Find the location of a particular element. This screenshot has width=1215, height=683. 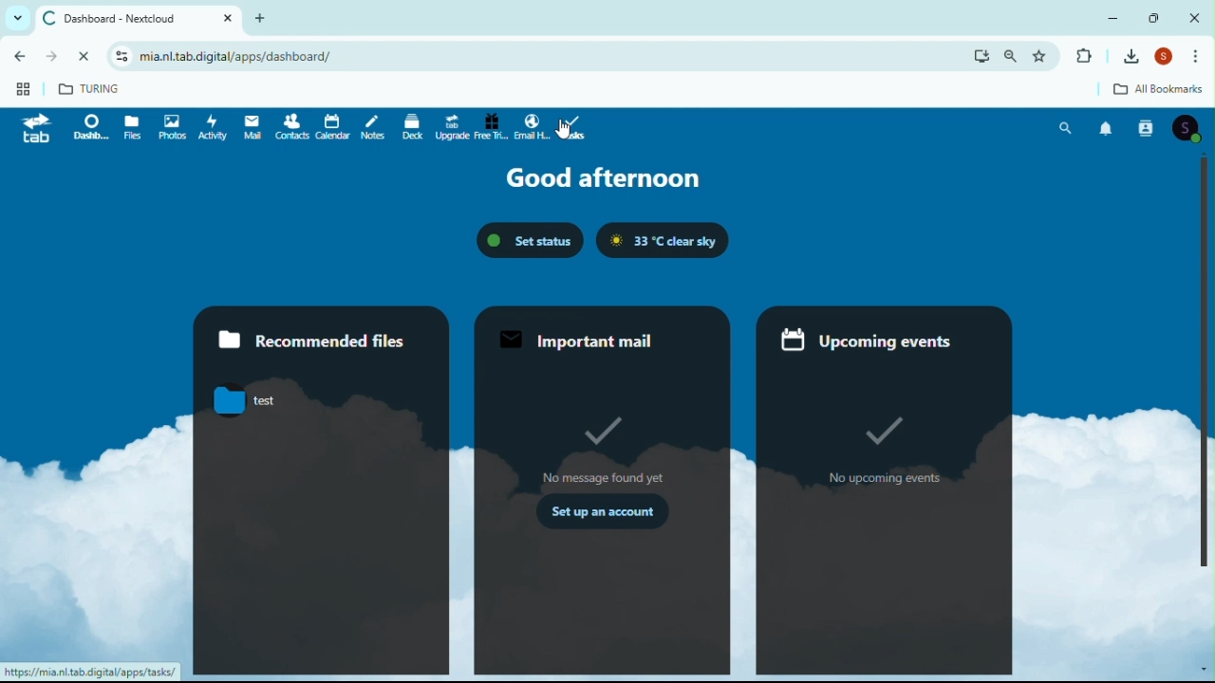

deck is located at coordinates (416, 129).